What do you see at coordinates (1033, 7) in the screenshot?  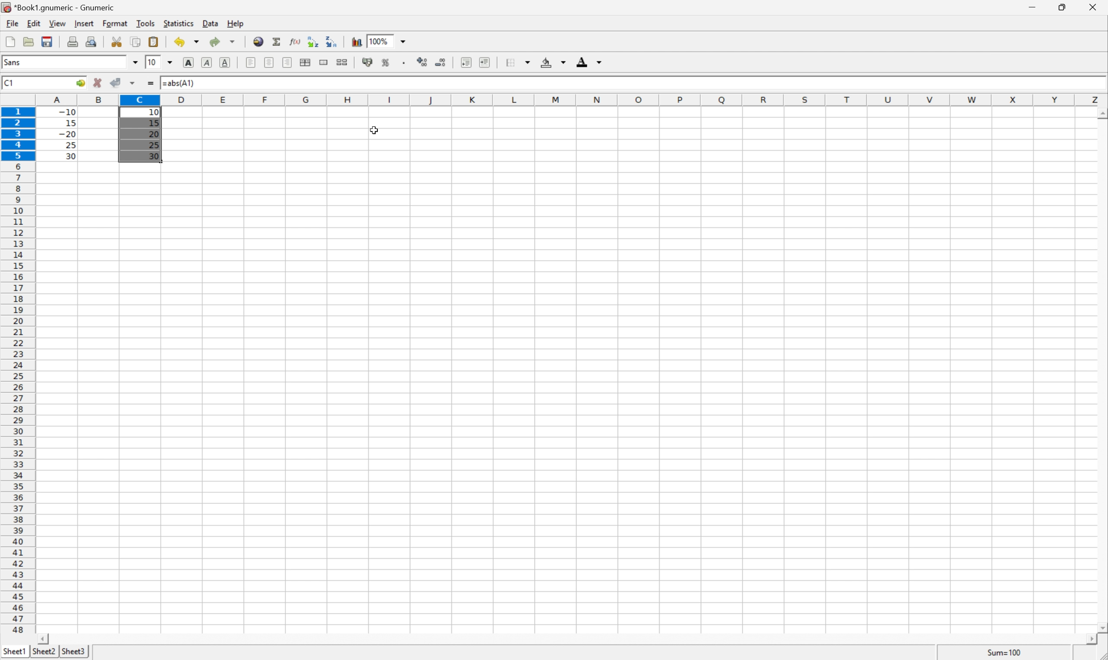 I see `Minimize` at bounding box center [1033, 7].